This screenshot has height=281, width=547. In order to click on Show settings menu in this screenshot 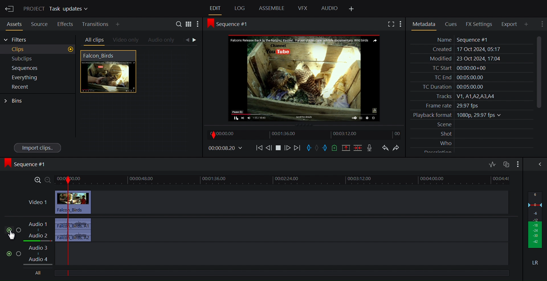, I will do `click(197, 25)`.